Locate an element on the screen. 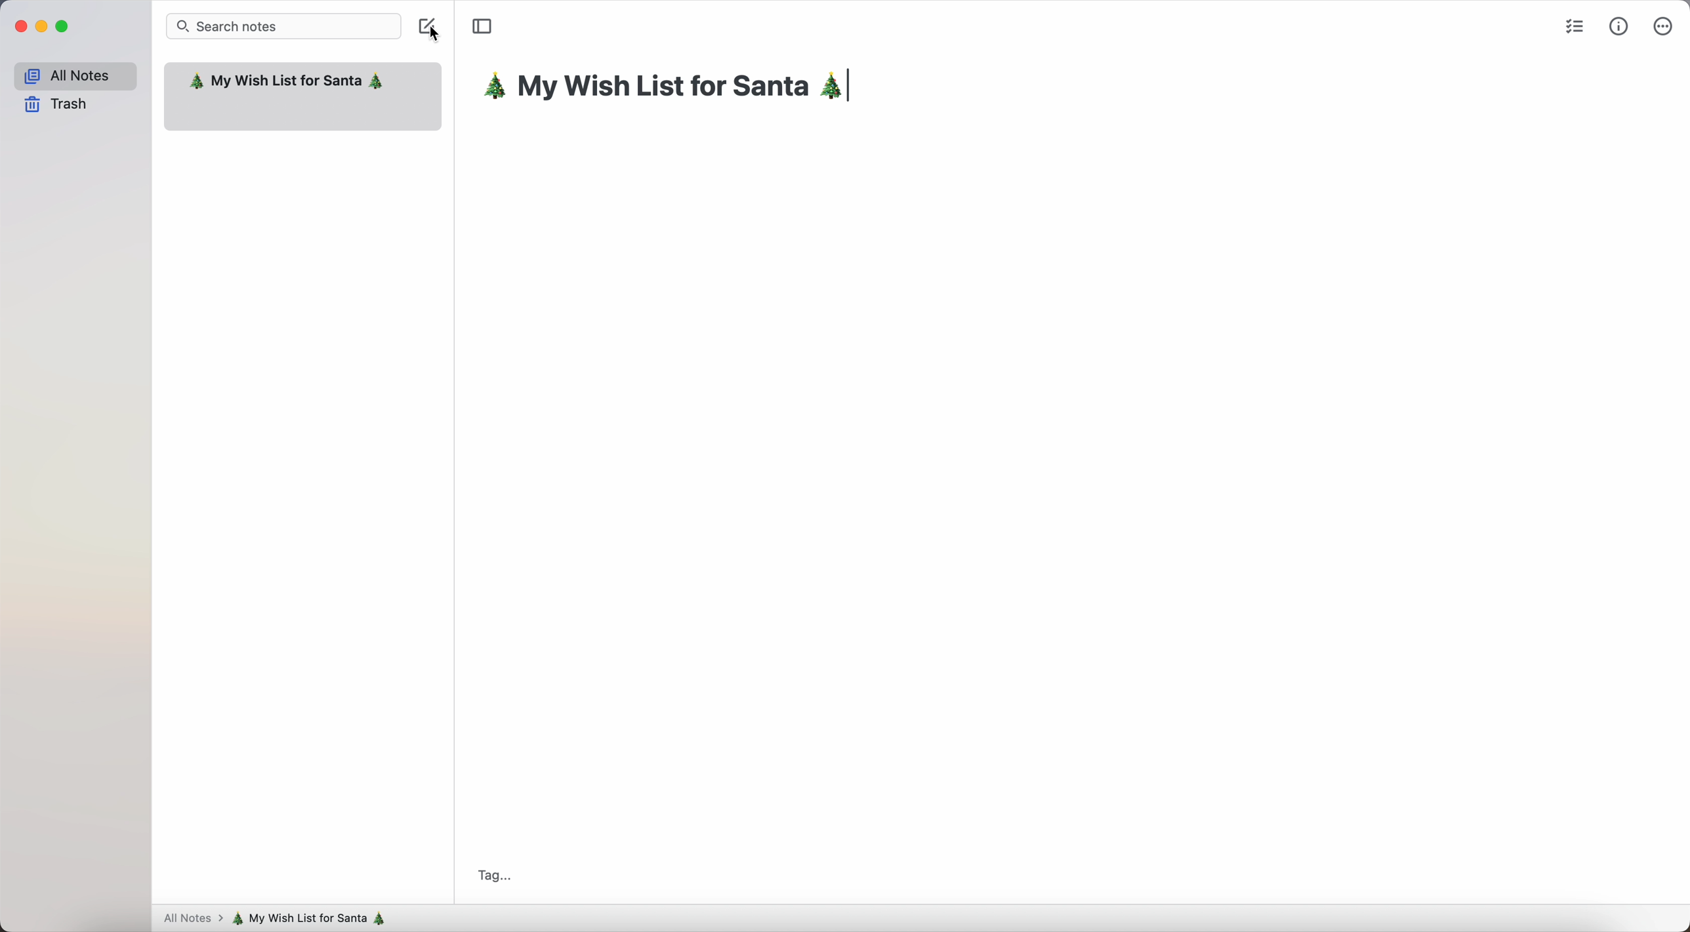 This screenshot has width=1690, height=932. check list is located at coordinates (1572, 25).